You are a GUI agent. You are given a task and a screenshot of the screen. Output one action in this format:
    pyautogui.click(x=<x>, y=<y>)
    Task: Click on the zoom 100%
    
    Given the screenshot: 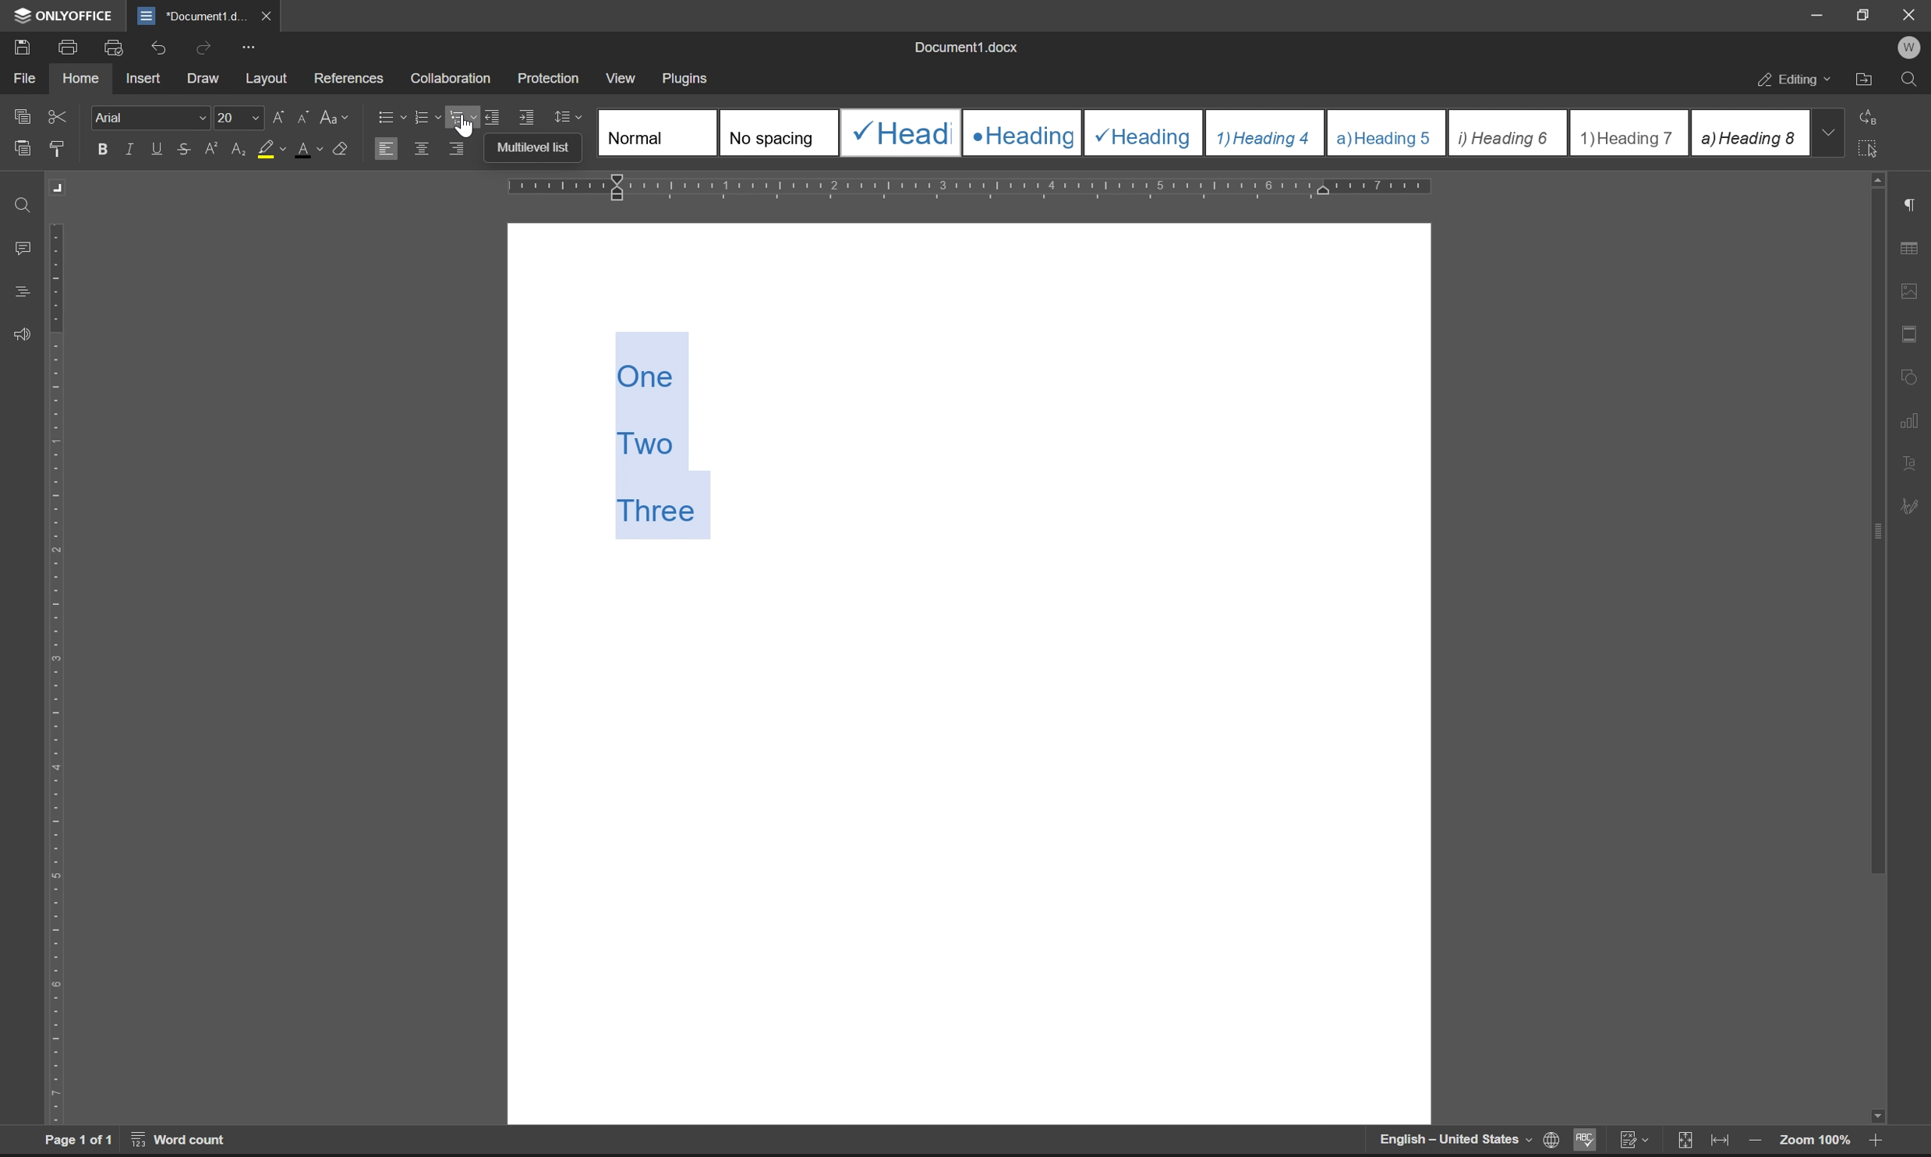 What is the action you would take?
    pyautogui.click(x=1814, y=1143)
    